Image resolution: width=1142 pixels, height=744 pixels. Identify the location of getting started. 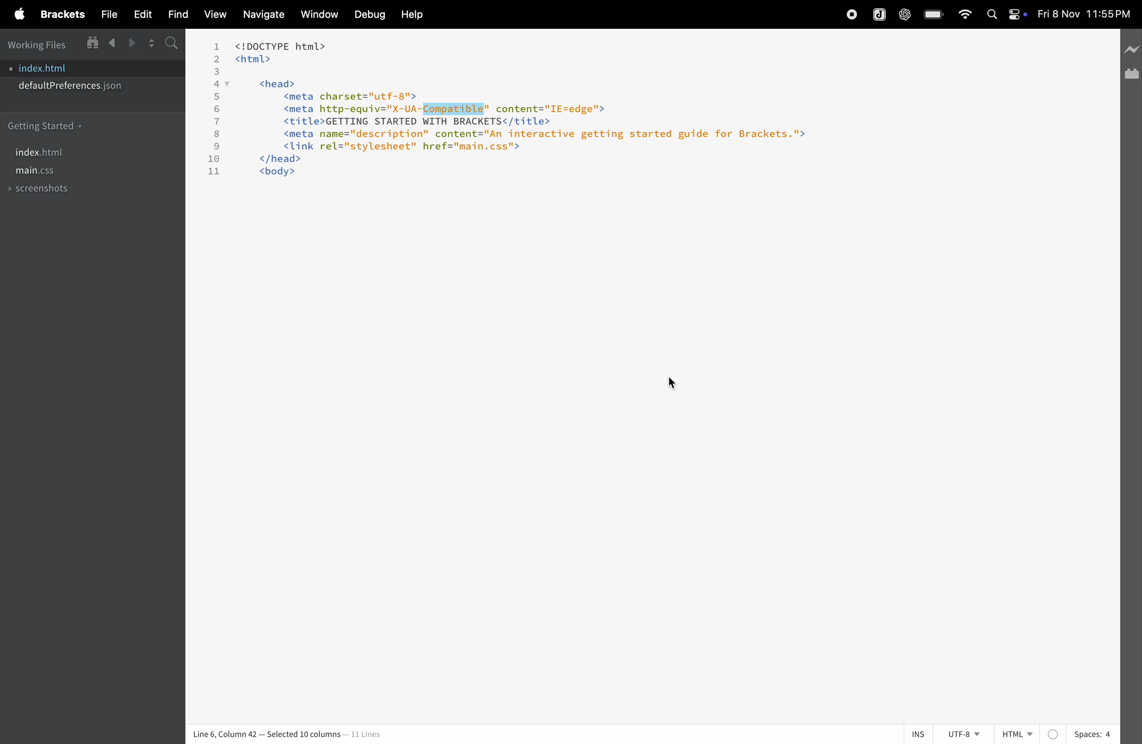
(46, 125).